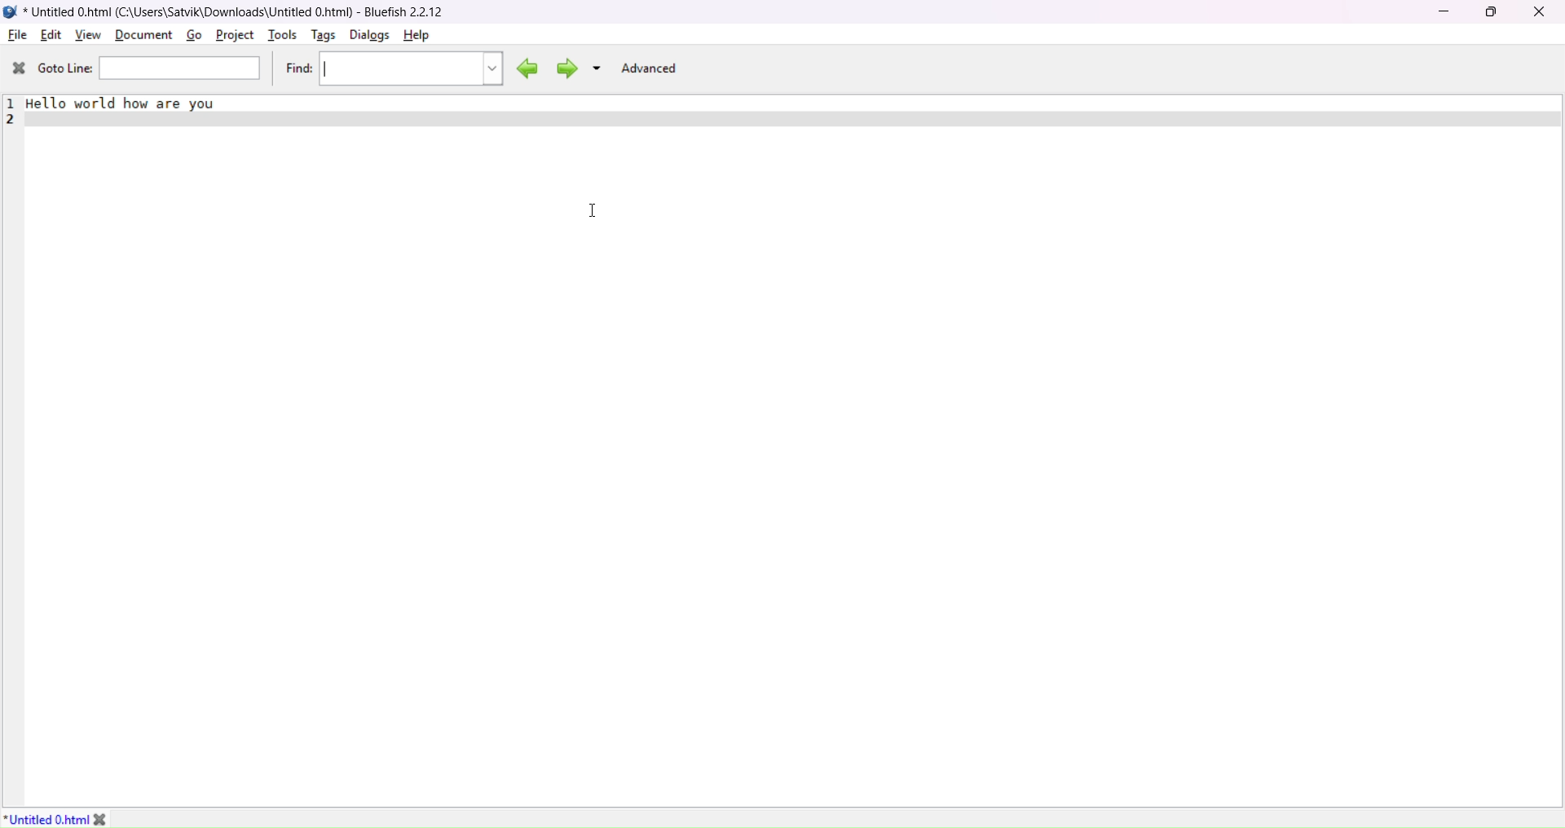 The width and height of the screenshot is (1565, 828). What do you see at coordinates (1492, 13) in the screenshot?
I see `Maximize` at bounding box center [1492, 13].